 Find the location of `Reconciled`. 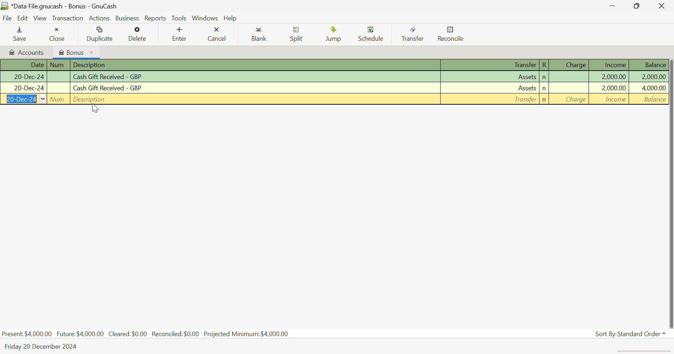

Reconciled is located at coordinates (177, 333).